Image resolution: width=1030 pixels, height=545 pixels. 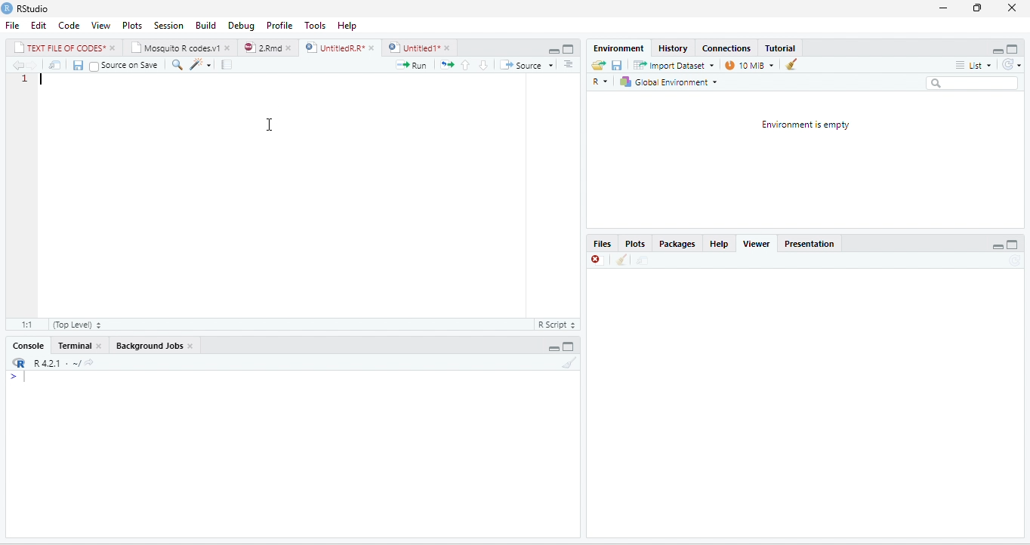 What do you see at coordinates (73, 346) in the screenshot?
I see `Terminal` at bounding box center [73, 346].